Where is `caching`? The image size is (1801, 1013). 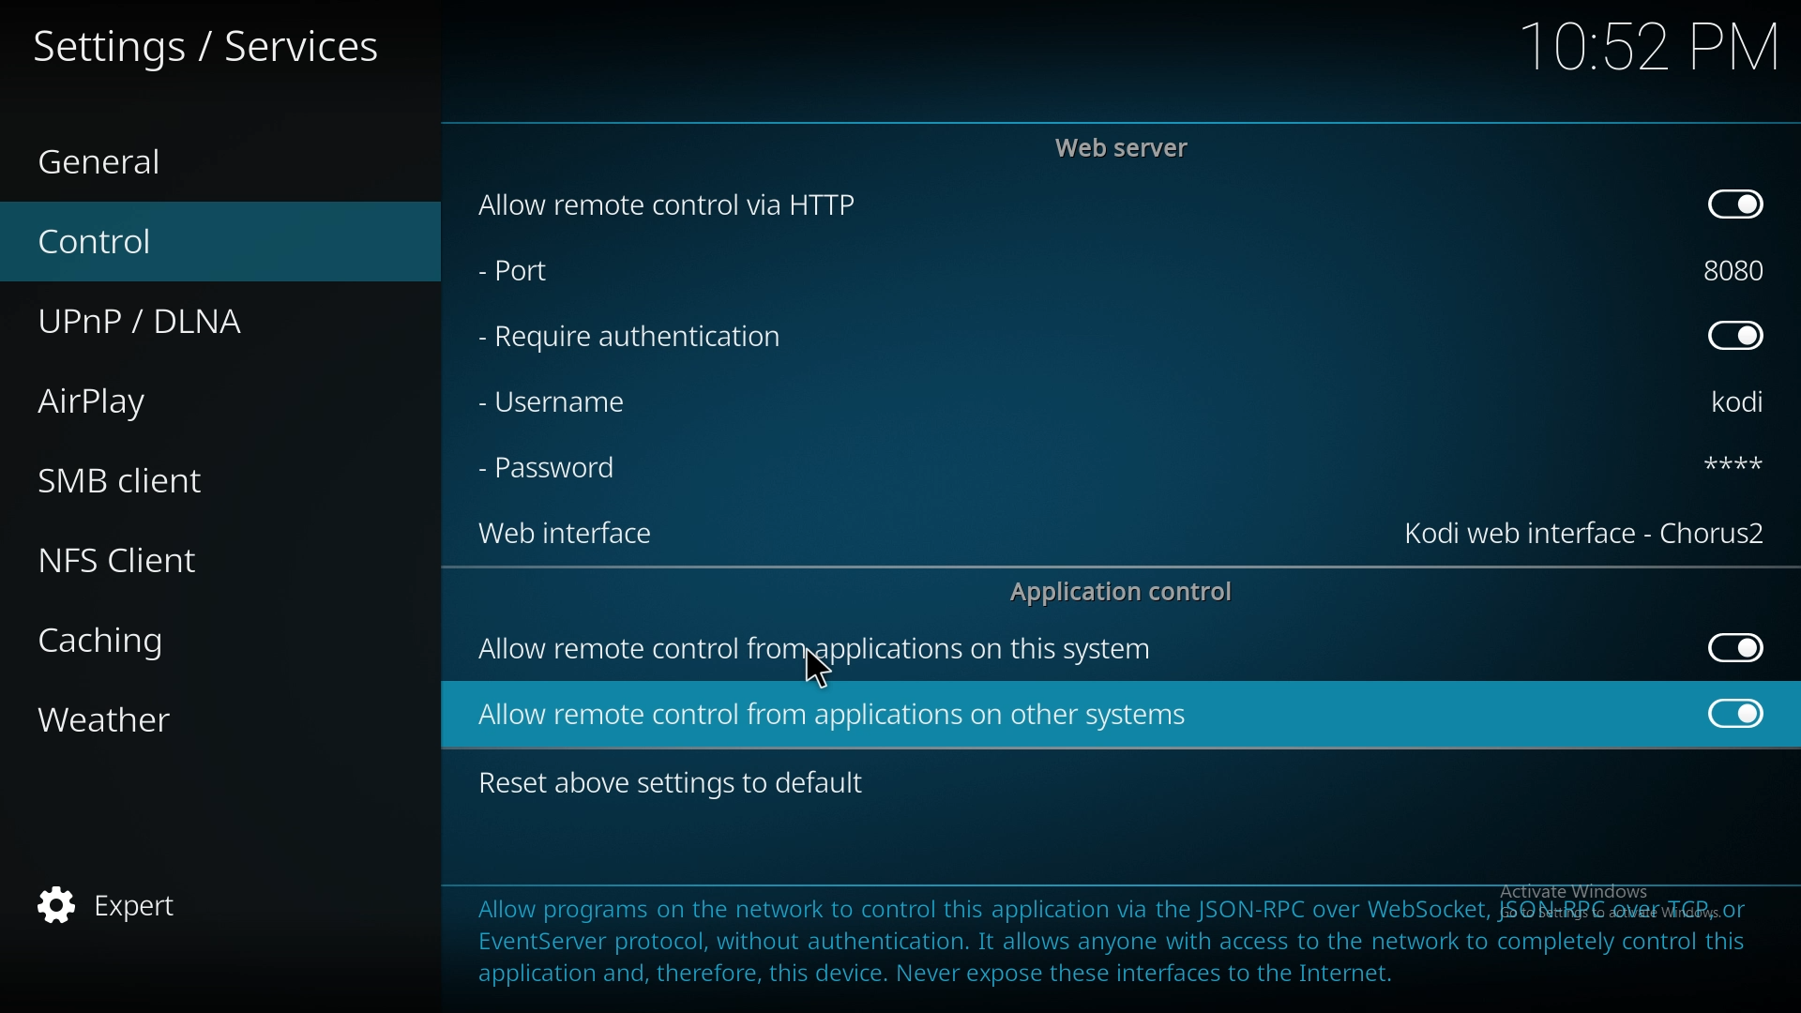
caching is located at coordinates (191, 636).